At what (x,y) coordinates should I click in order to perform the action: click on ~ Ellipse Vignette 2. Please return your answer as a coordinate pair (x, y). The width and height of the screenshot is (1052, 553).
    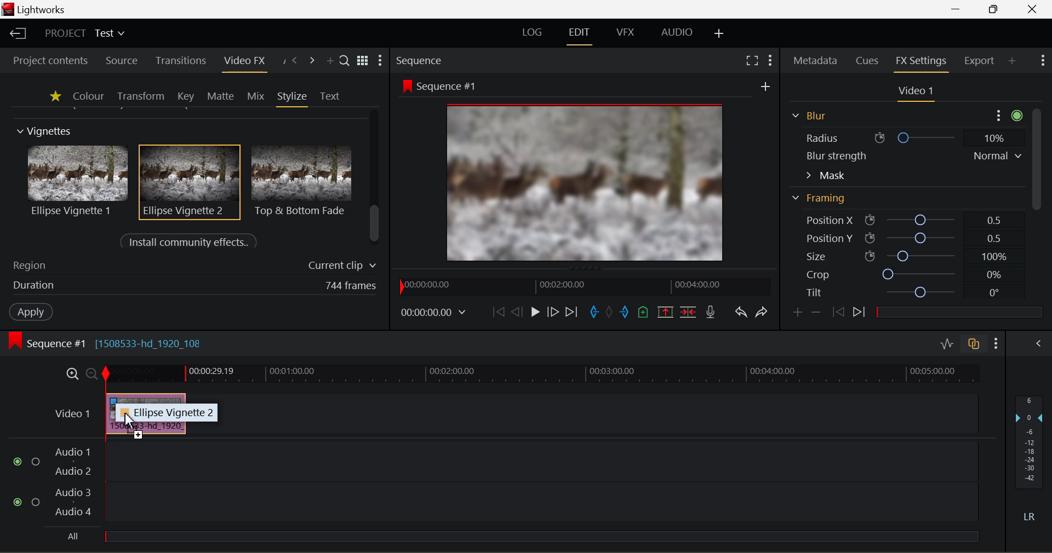
    Looking at the image, I should click on (168, 413).